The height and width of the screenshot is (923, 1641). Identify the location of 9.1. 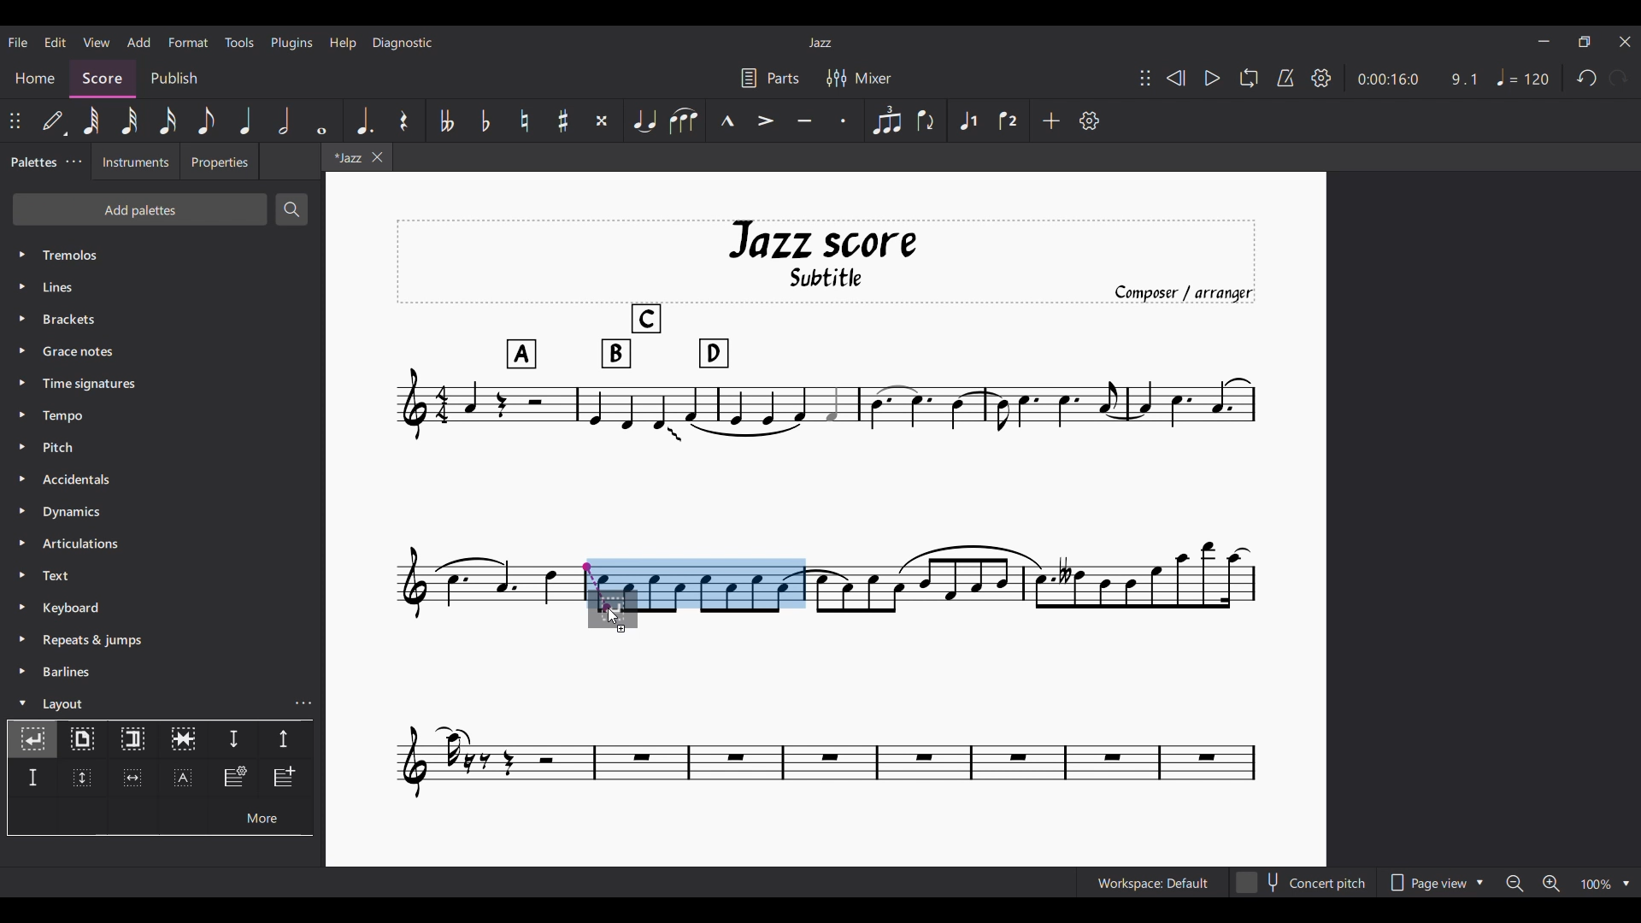
(1464, 79).